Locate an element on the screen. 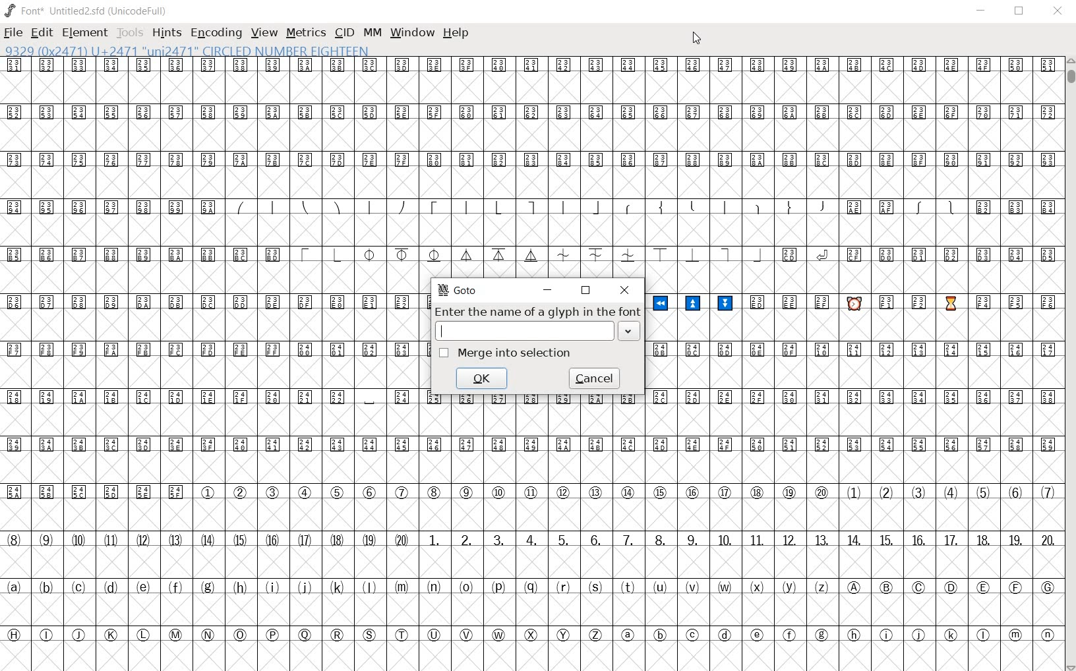  restore is located at coordinates (586, 291).